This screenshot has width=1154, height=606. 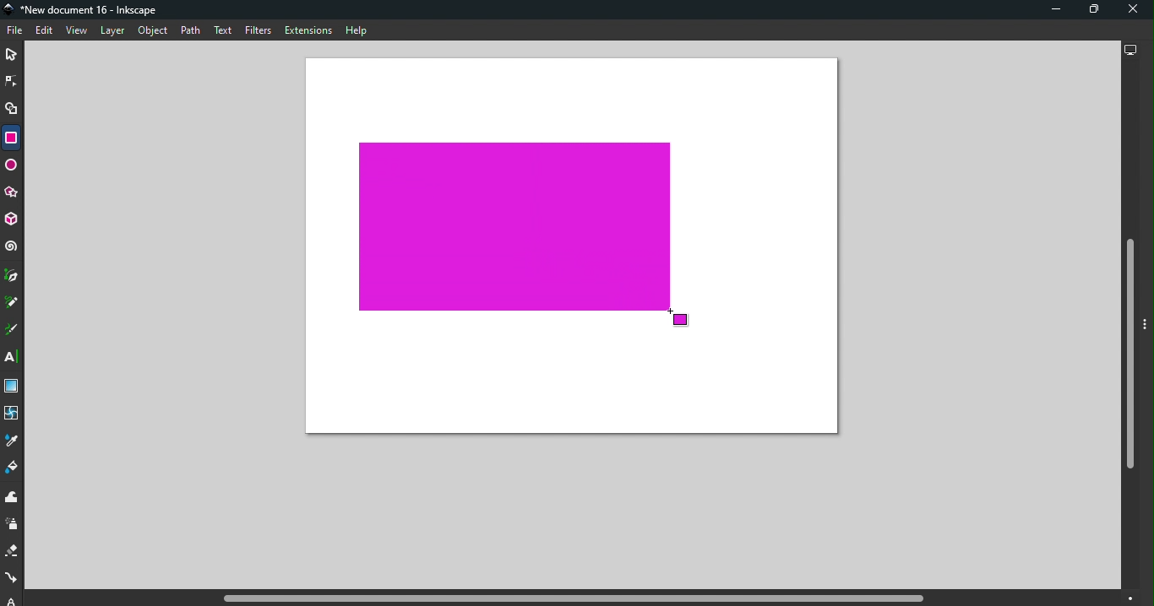 I want to click on Calligraphy tool, so click(x=13, y=330).